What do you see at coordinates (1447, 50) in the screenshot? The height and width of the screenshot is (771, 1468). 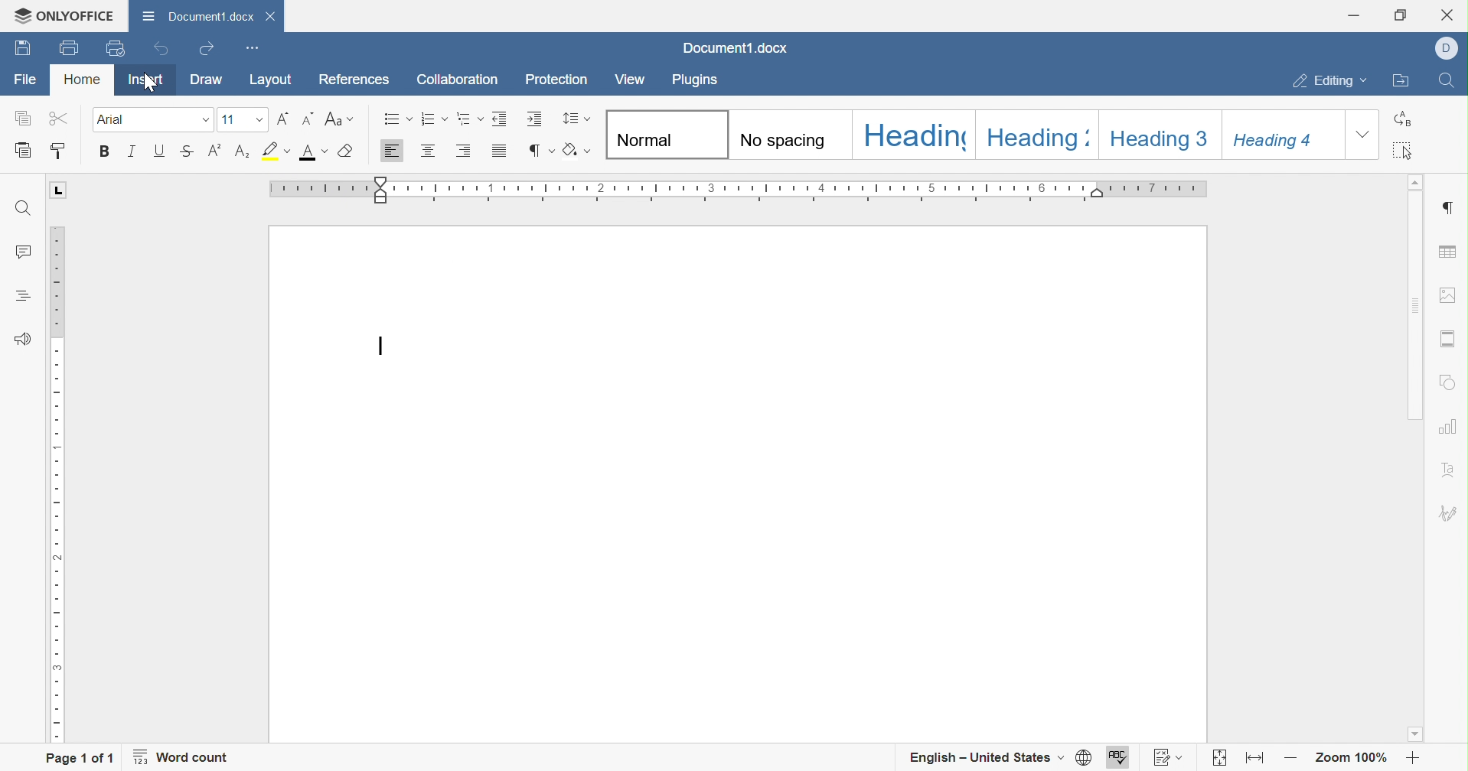 I see `Dell` at bounding box center [1447, 50].